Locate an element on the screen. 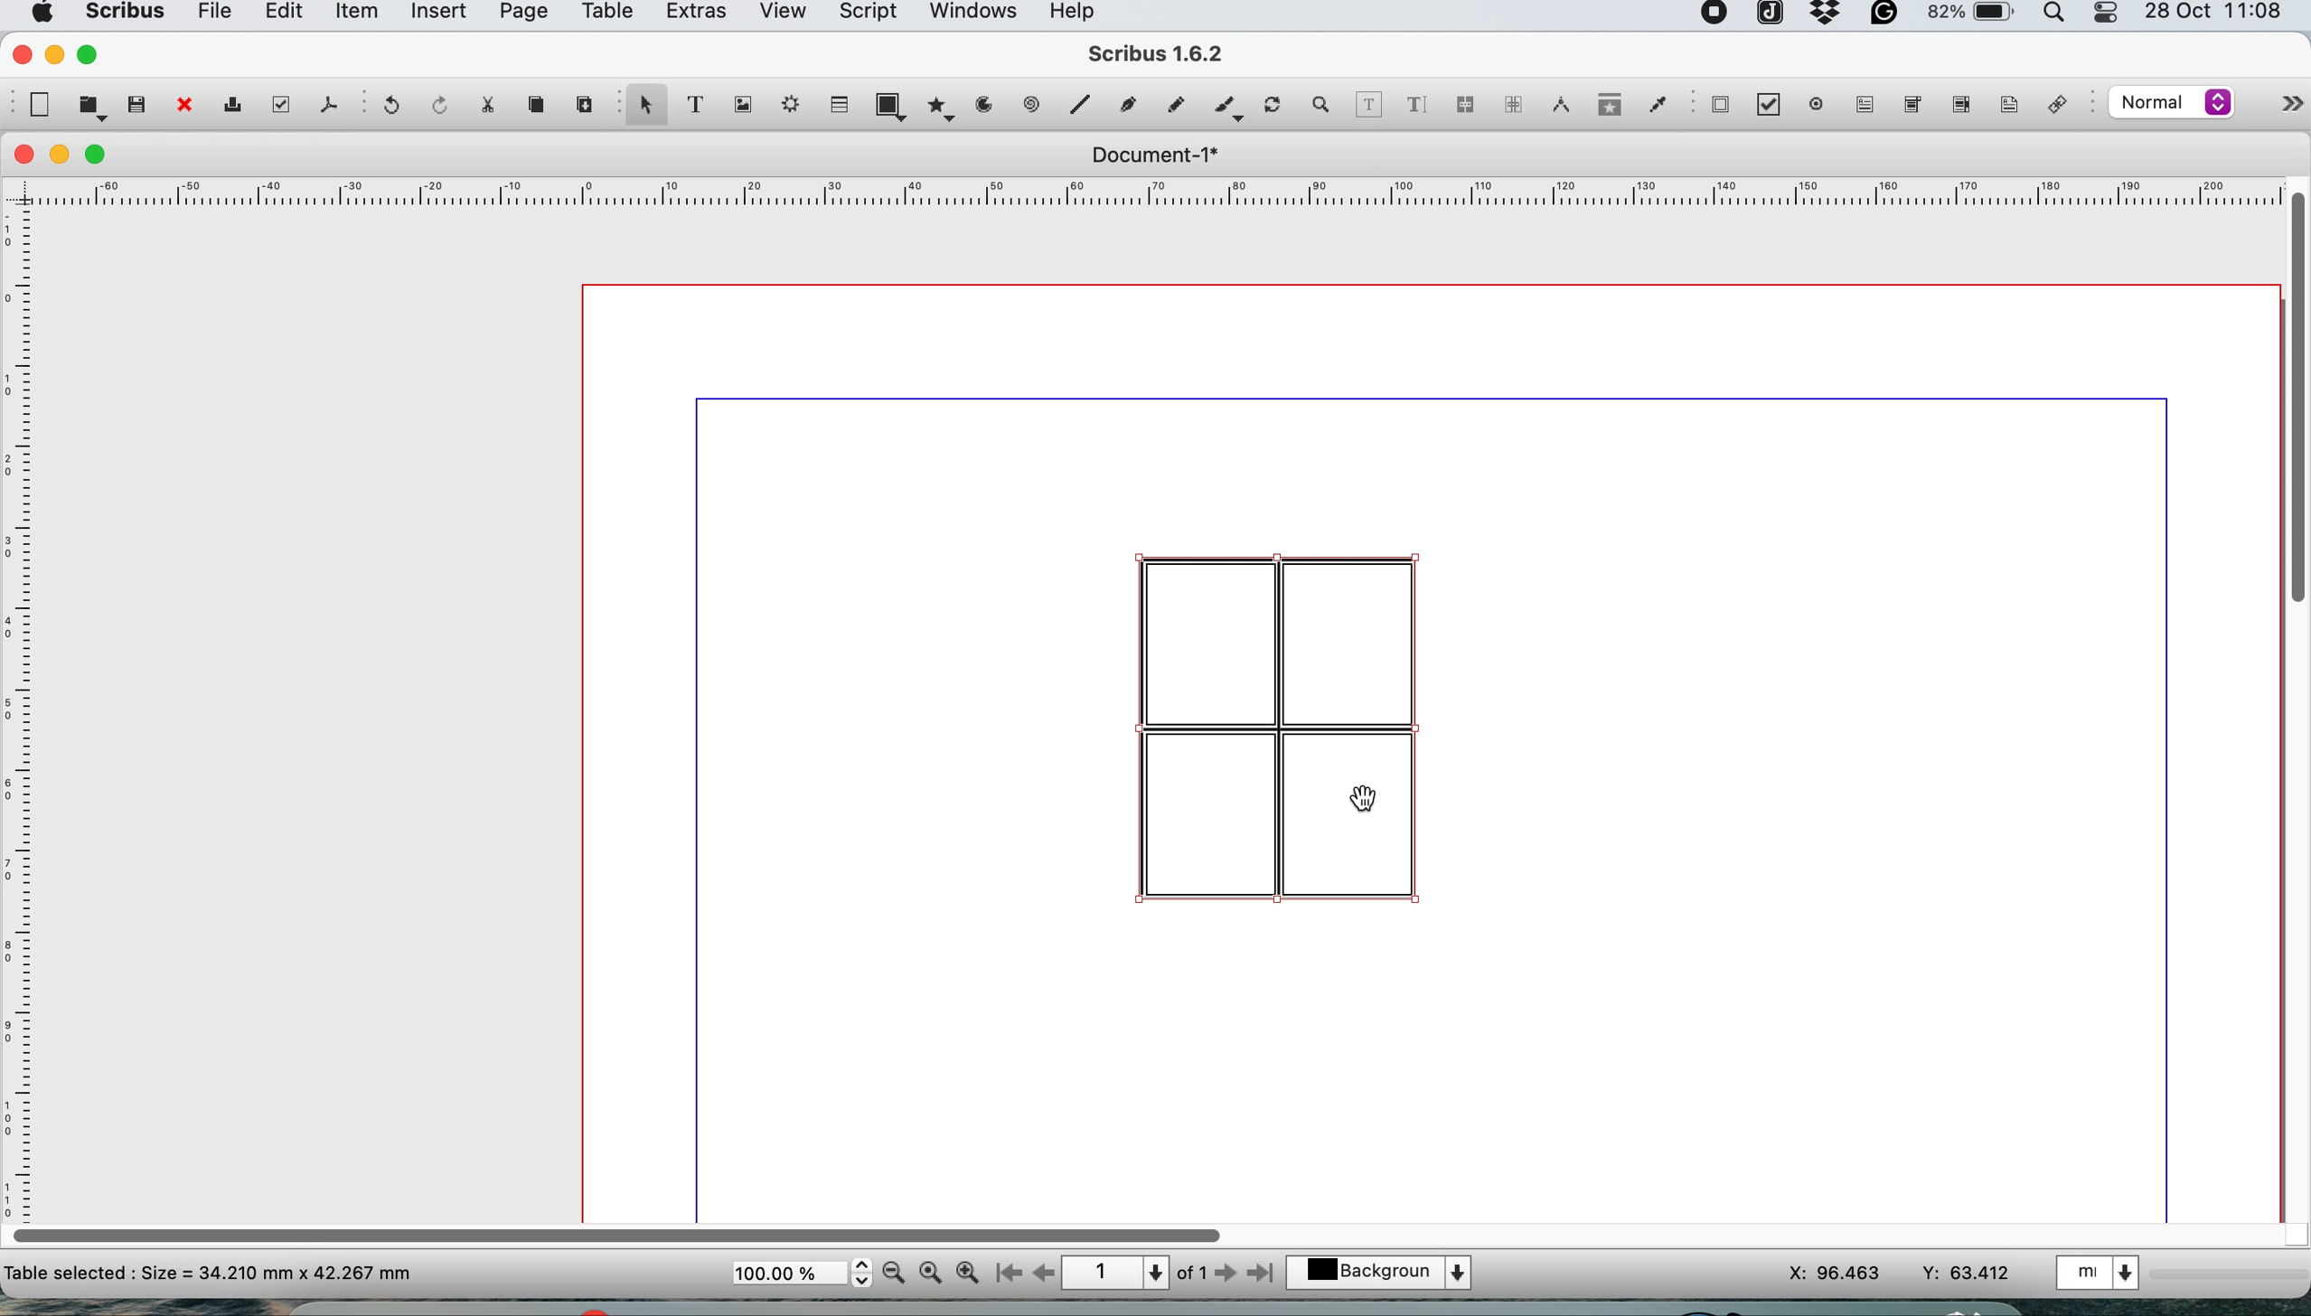  pdf check button is located at coordinates (1775, 107).